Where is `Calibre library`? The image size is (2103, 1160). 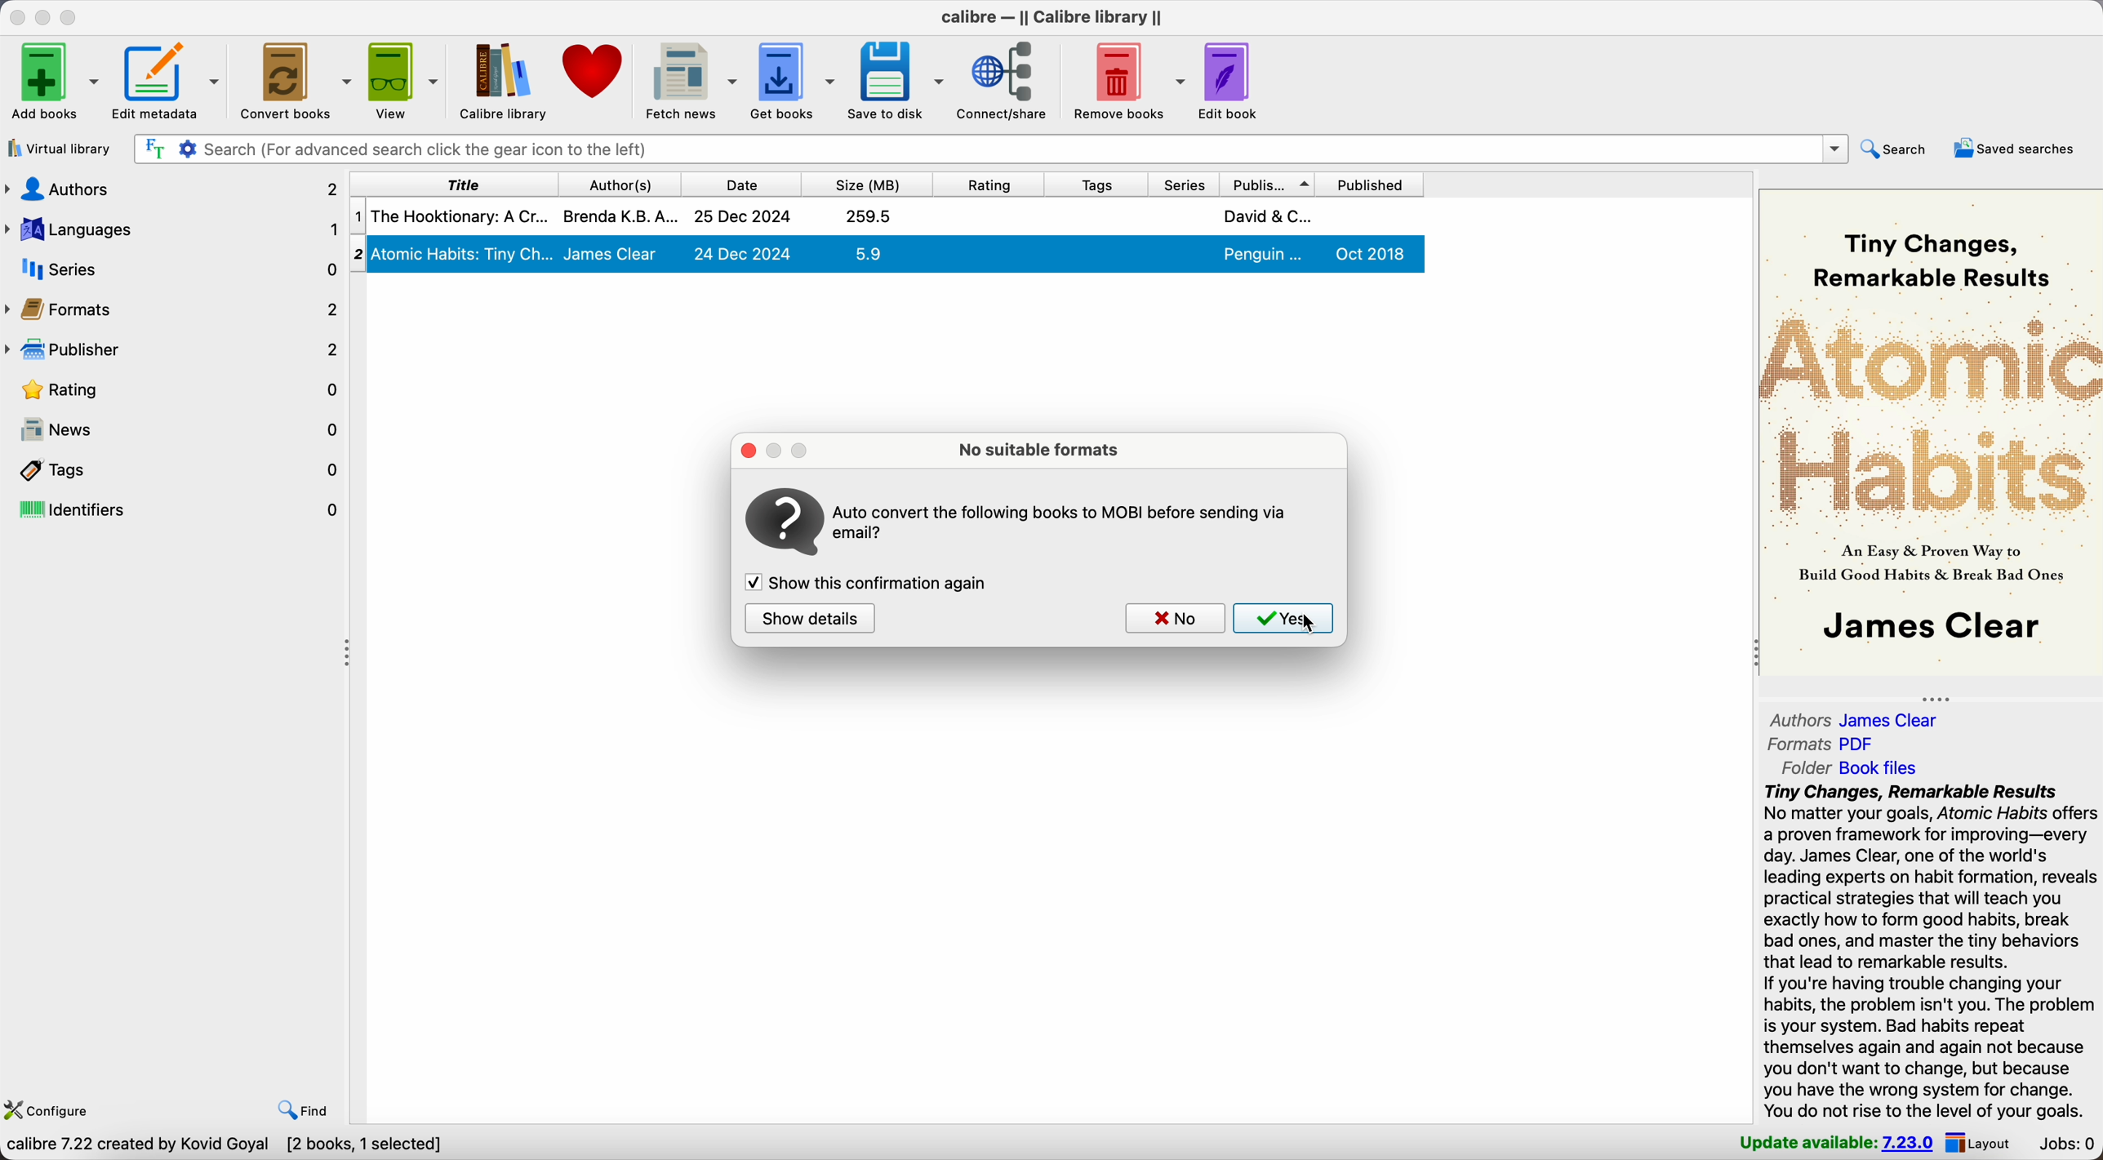 Calibre library is located at coordinates (505, 80).